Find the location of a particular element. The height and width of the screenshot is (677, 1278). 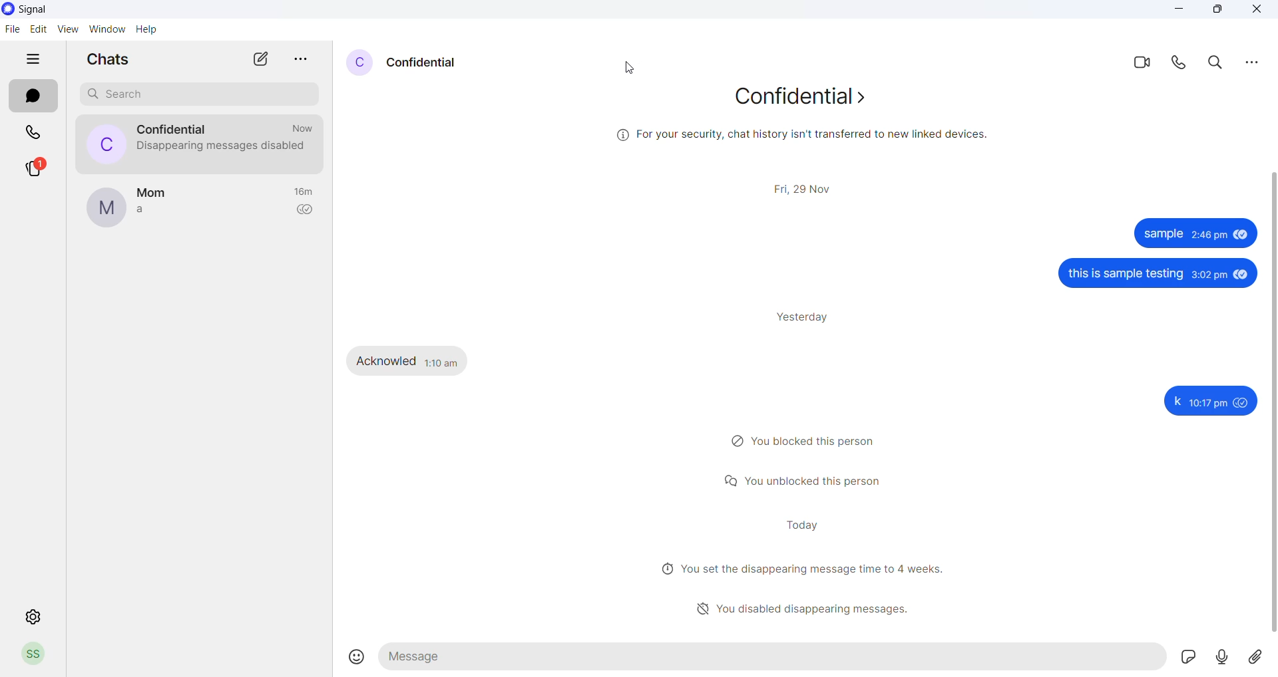

chats heading is located at coordinates (103, 59).